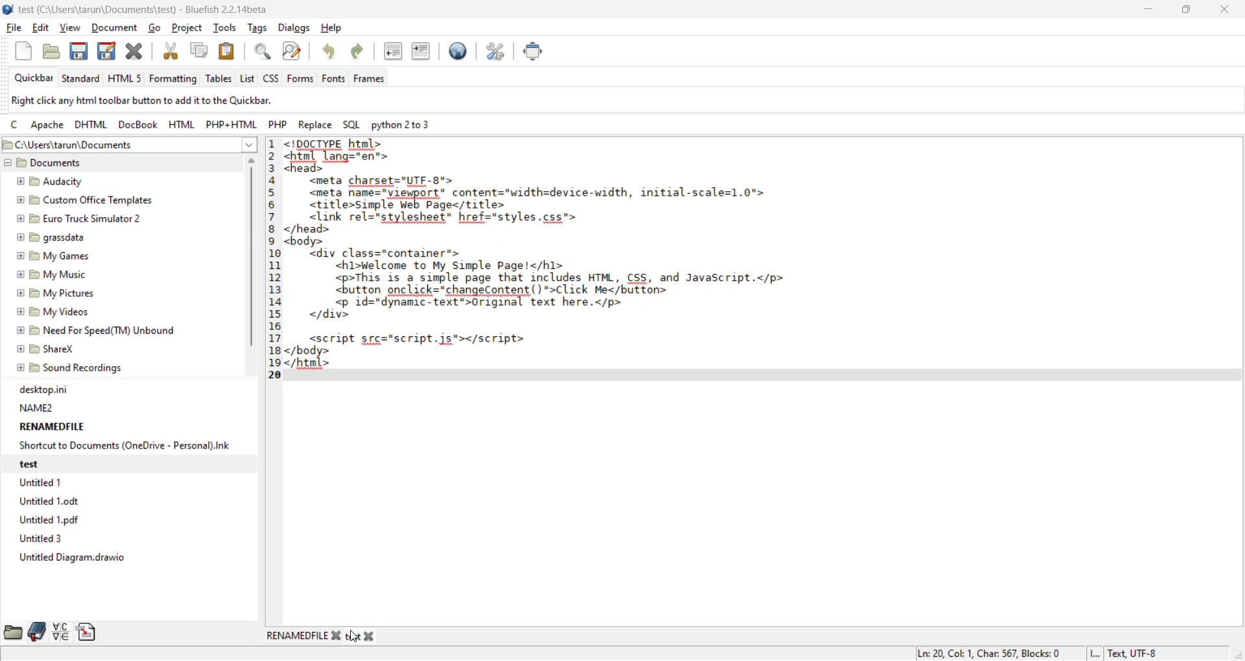  Describe the element at coordinates (394, 51) in the screenshot. I see `unindent` at that location.